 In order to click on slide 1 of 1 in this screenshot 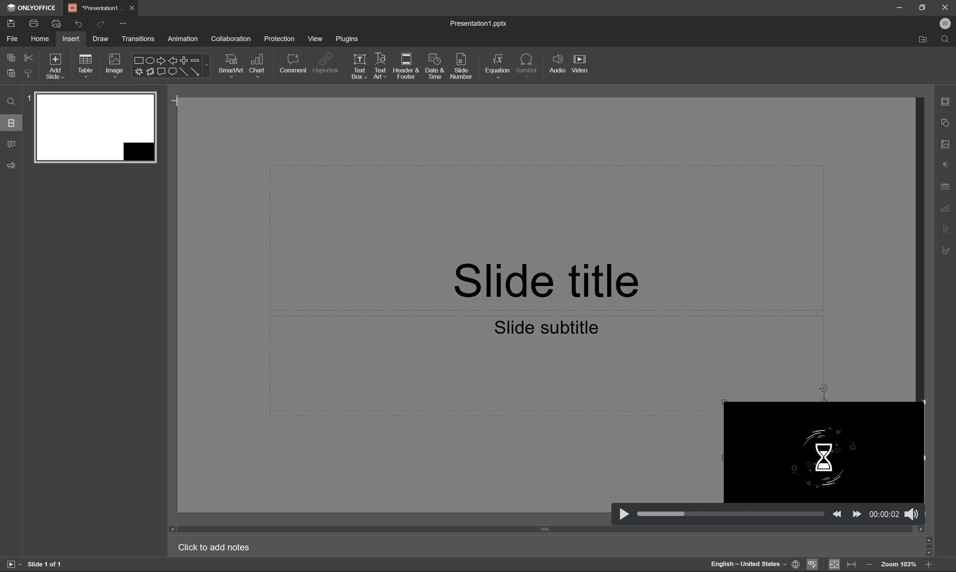, I will do `click(50, 564)`.